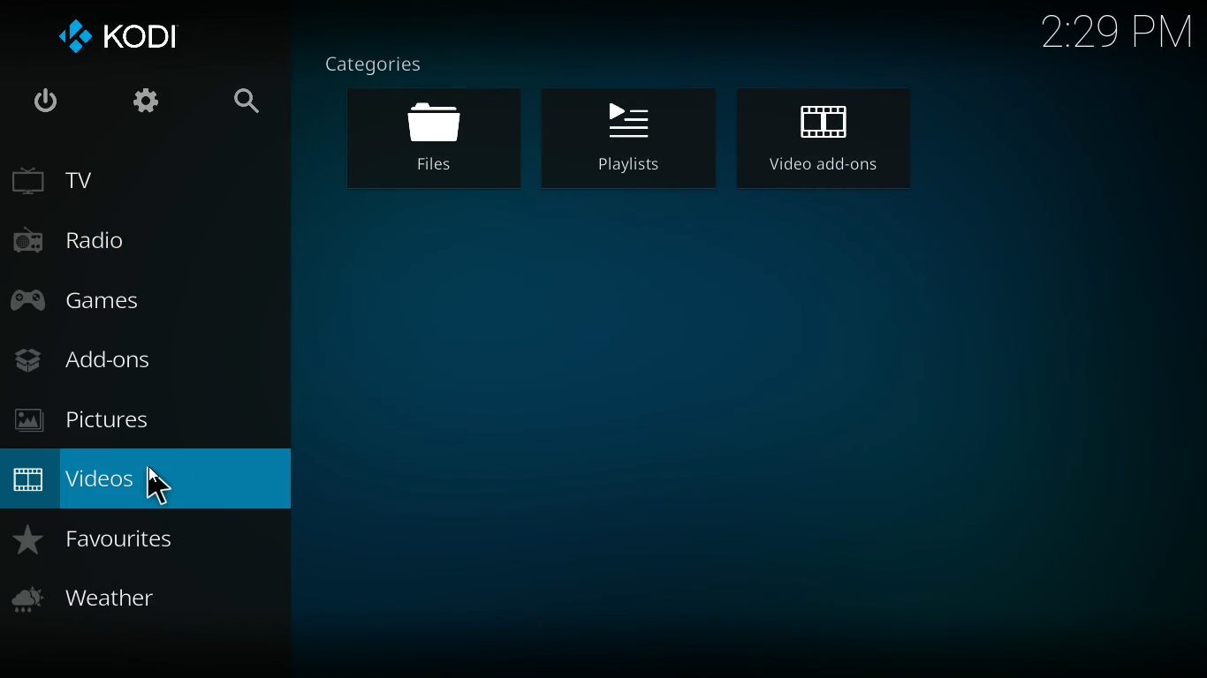  I want to click on favorites, so click(140, 538).